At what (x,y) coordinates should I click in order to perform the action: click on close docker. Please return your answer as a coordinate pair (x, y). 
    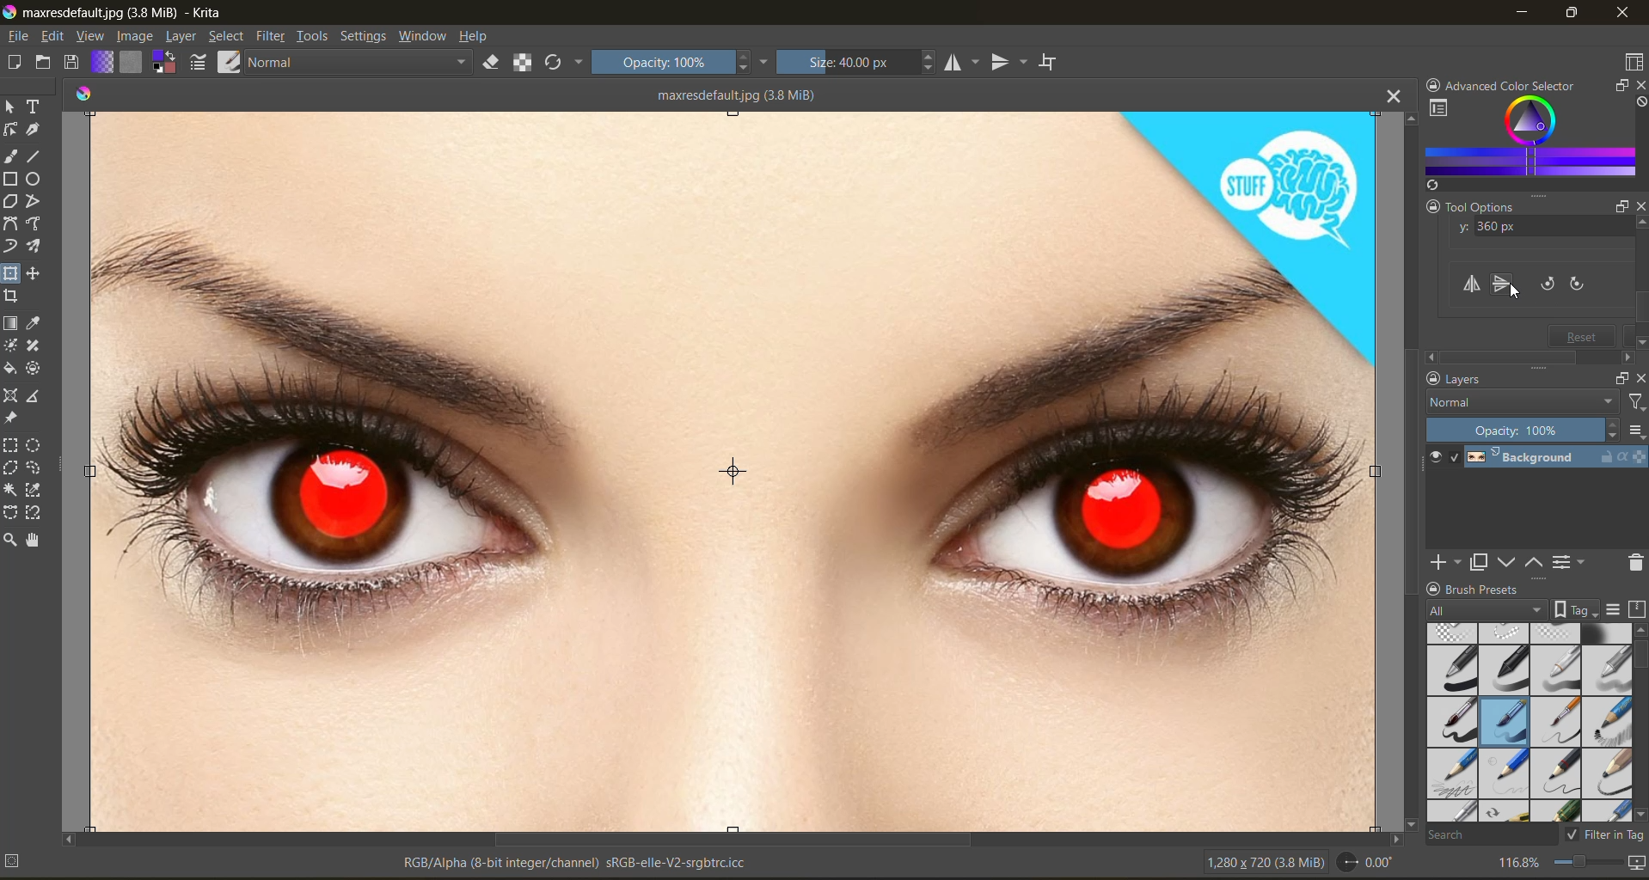
    Looking at the image, I should click on (1634, 206).